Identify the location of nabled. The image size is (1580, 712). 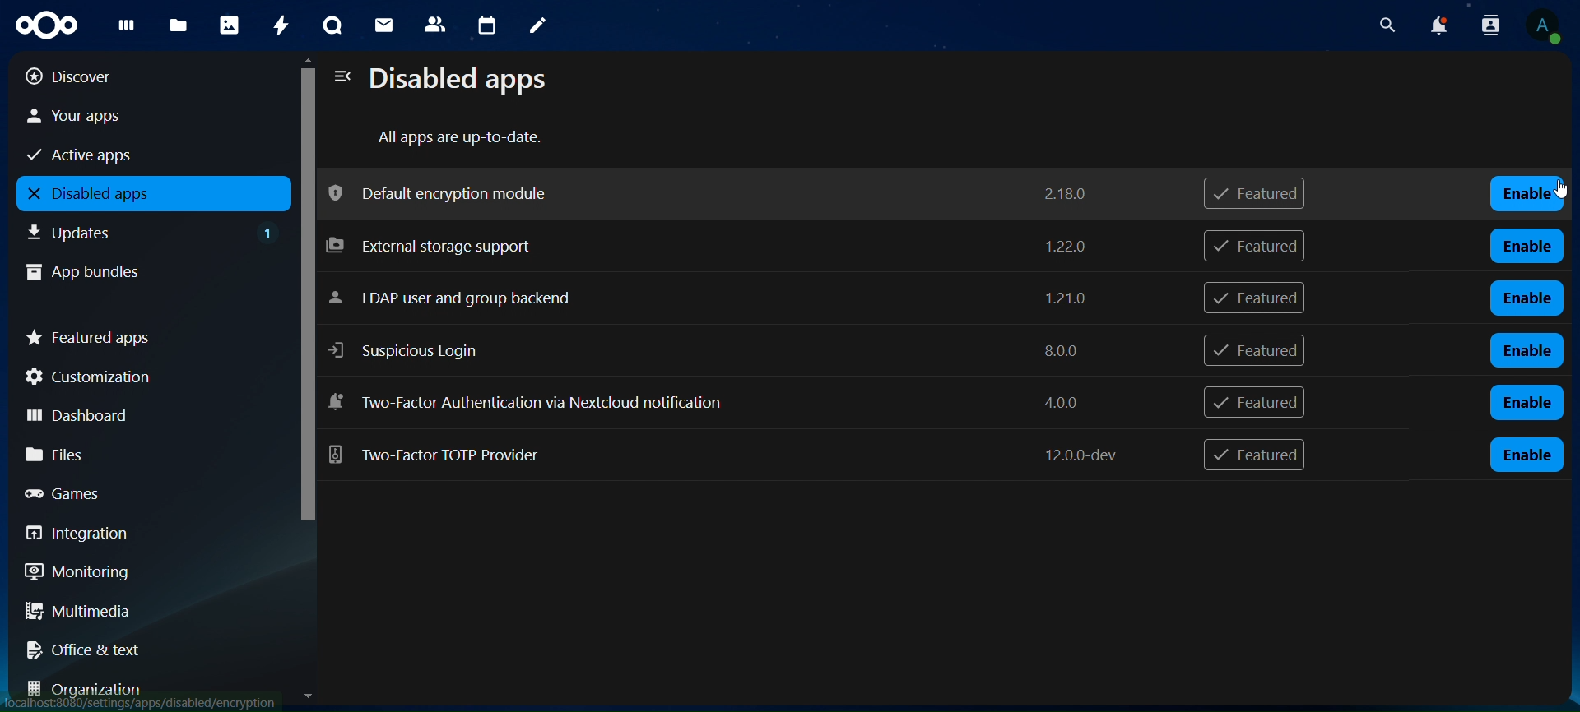
(1530, 194).